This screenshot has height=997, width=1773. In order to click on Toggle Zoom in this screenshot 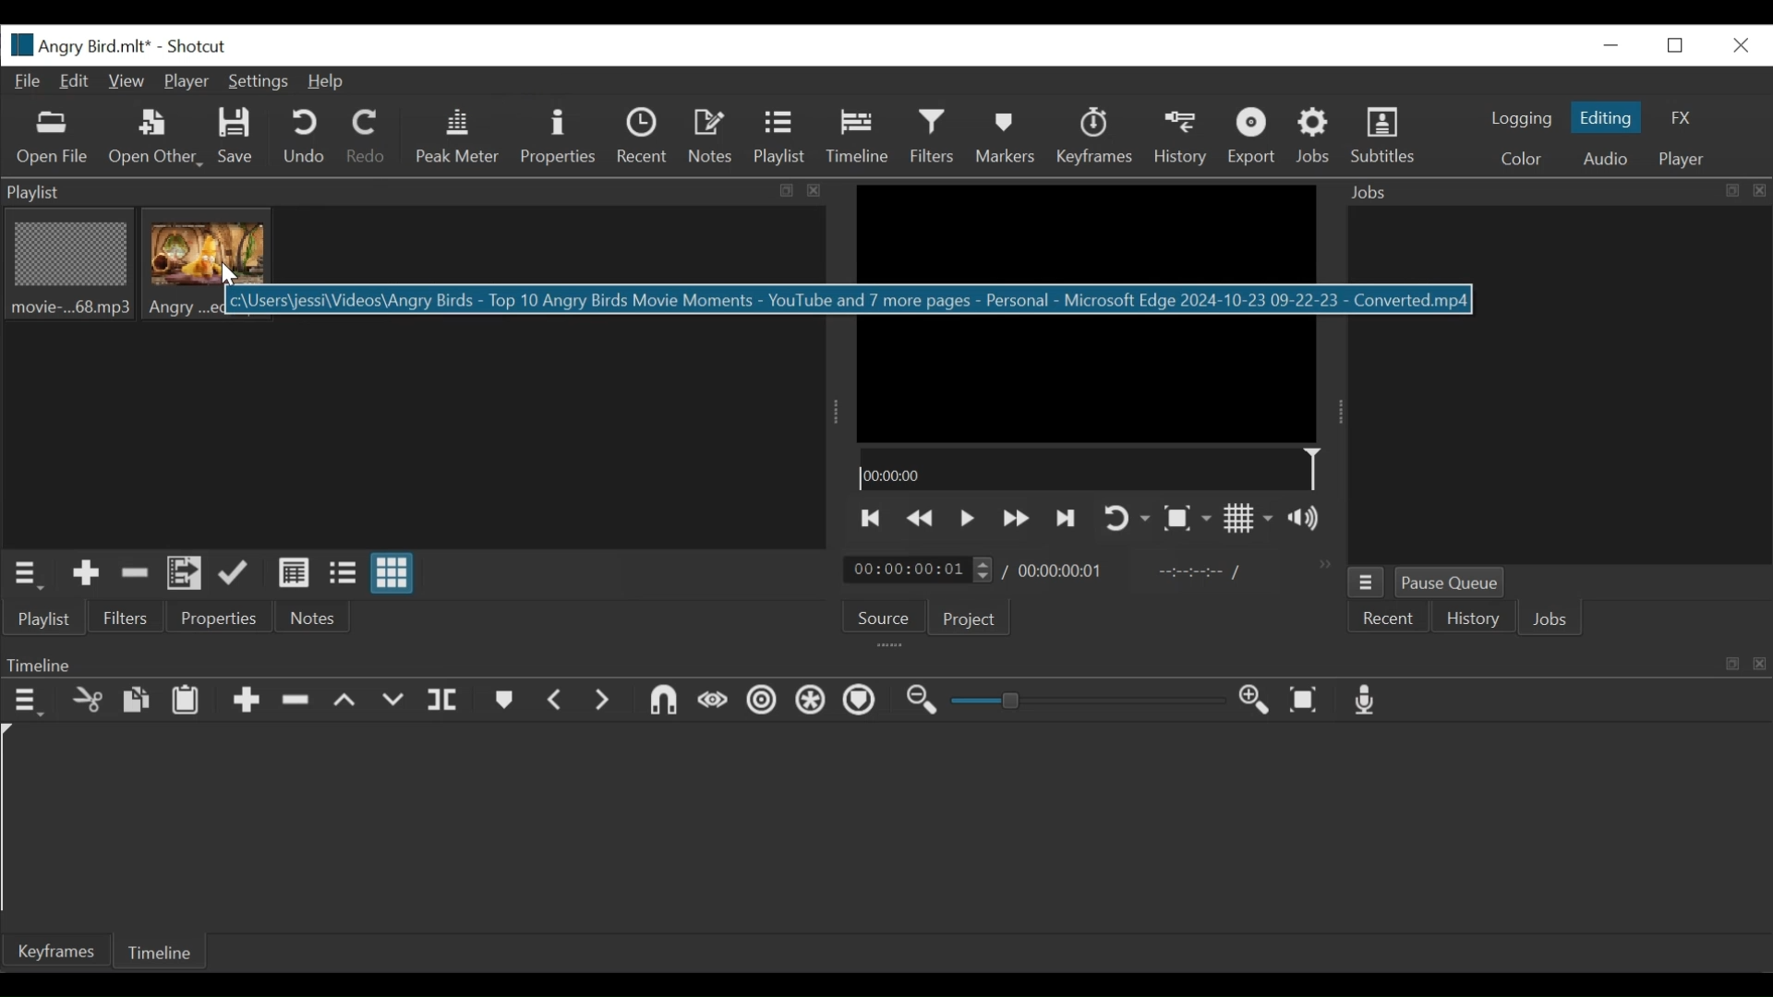, I will do `click(1187, 519)`.